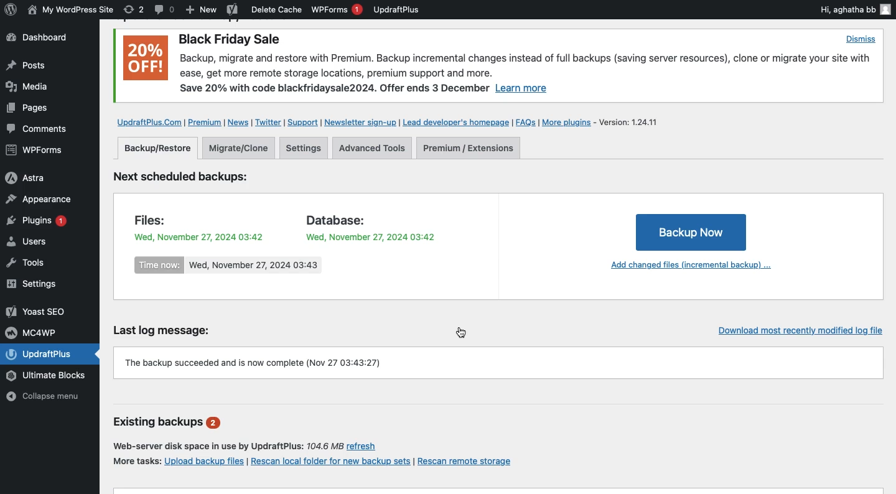 The image size is (896, 494). Describe the element at coordinates (369, 236) in the screenshot. I see `Wed, November 27, 2024 03:42` at that location.